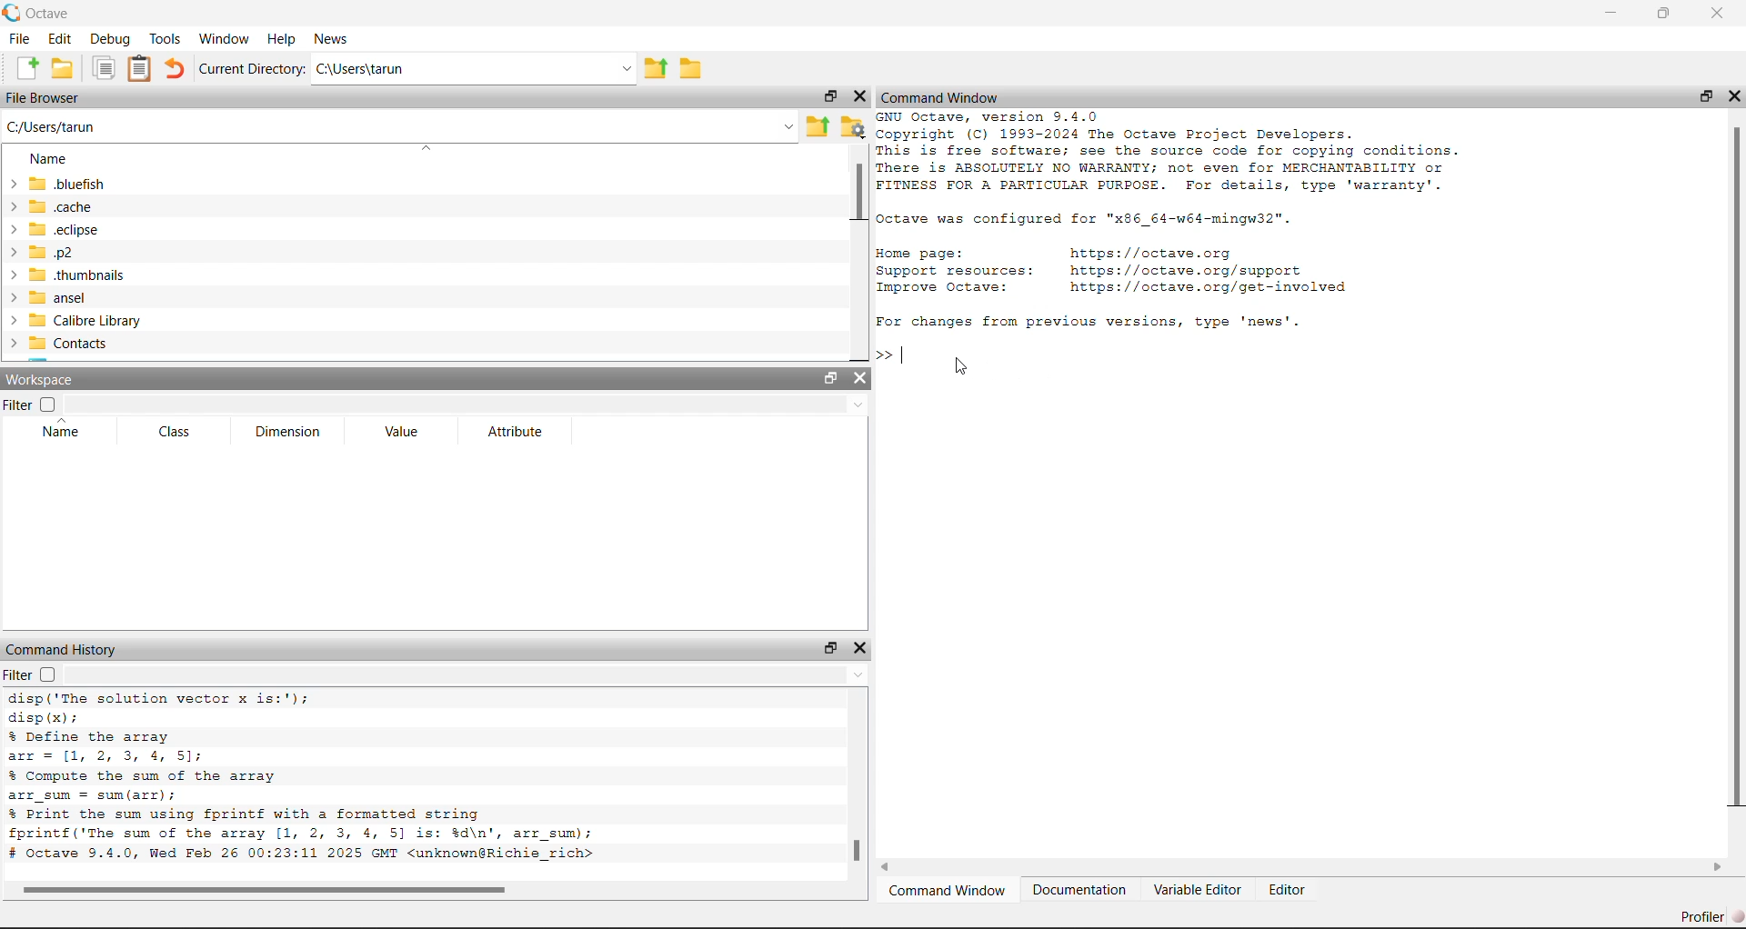 The height and width of the screenshot is (929, 1746). I want to click on Octave, so click(52, 11).